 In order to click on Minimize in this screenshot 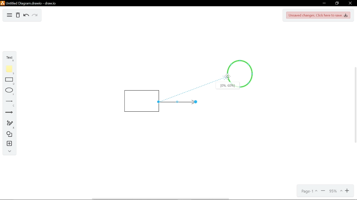, I will do `click(324, 3)`.